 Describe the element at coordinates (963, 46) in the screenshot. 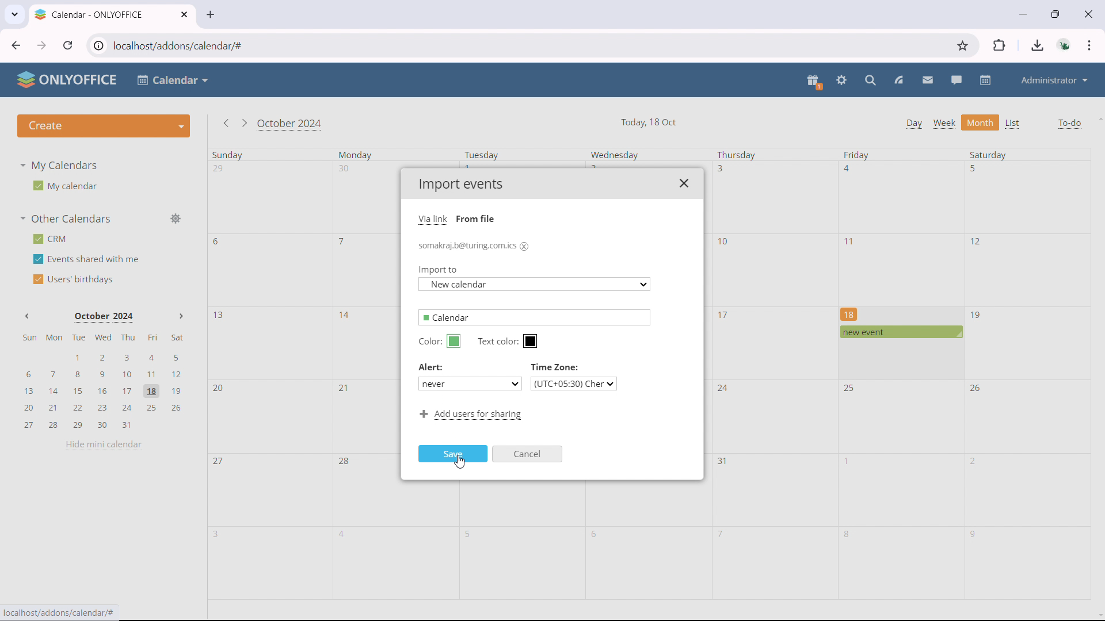

I see `bookmark this tab` at that location.